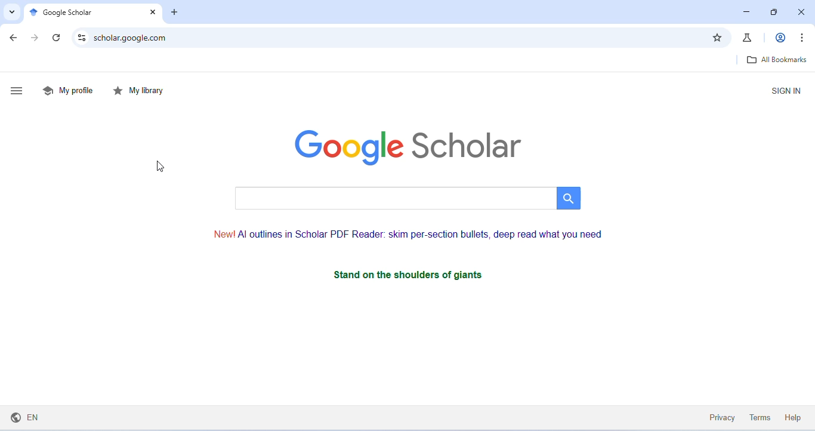 This screenshot has height=431, width=815. What do you see at coordinates (29, 417) in the screenshot?
I see `english` at bounding box center [29, 417].